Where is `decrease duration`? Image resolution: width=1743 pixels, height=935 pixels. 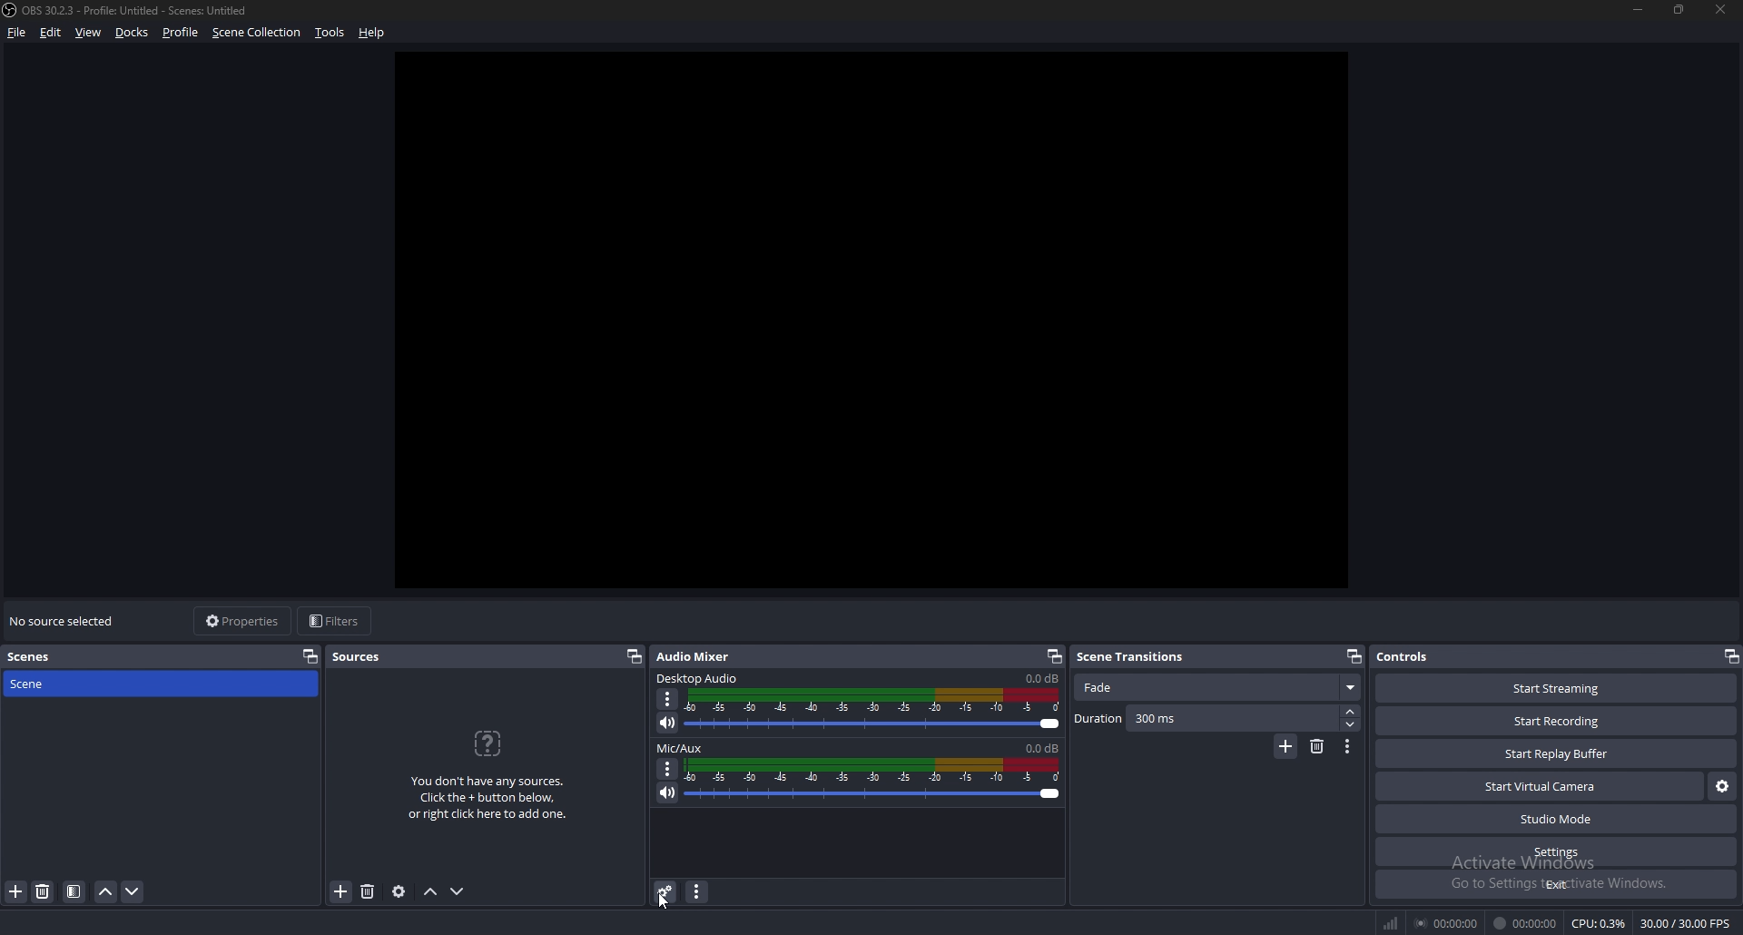
decrease duration is located at coordinates (1353, 724).